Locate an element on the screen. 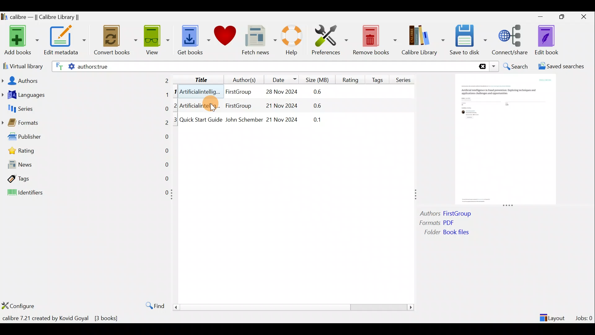 This screenshot has width=595, height=335. Add books is located at coordinates (20, 41).